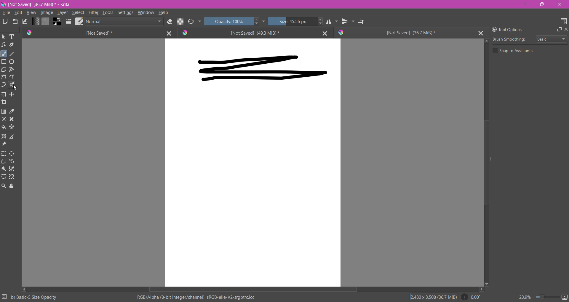  Describe the element at coordinates (4, 70) in the screenshot. I see `Polygon Tool` at that location.